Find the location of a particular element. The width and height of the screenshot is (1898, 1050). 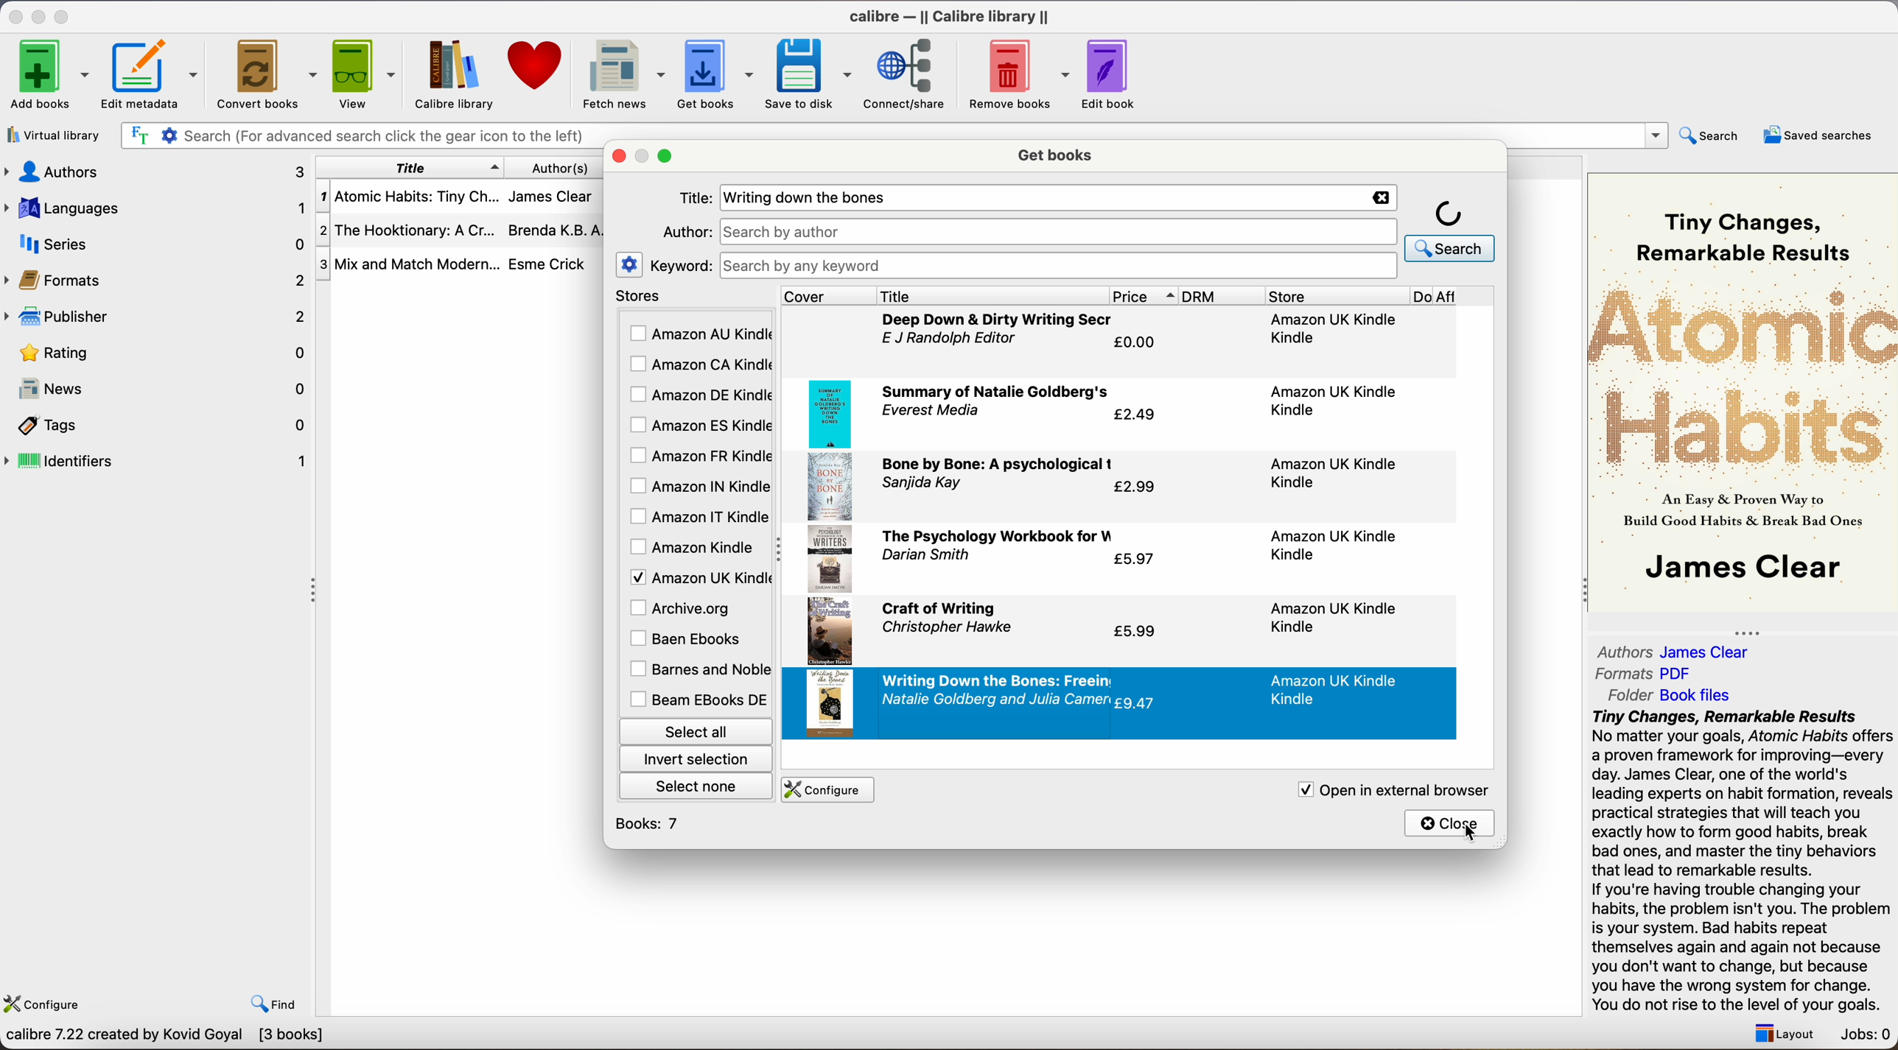

cover is located at coordinates (828, 295).